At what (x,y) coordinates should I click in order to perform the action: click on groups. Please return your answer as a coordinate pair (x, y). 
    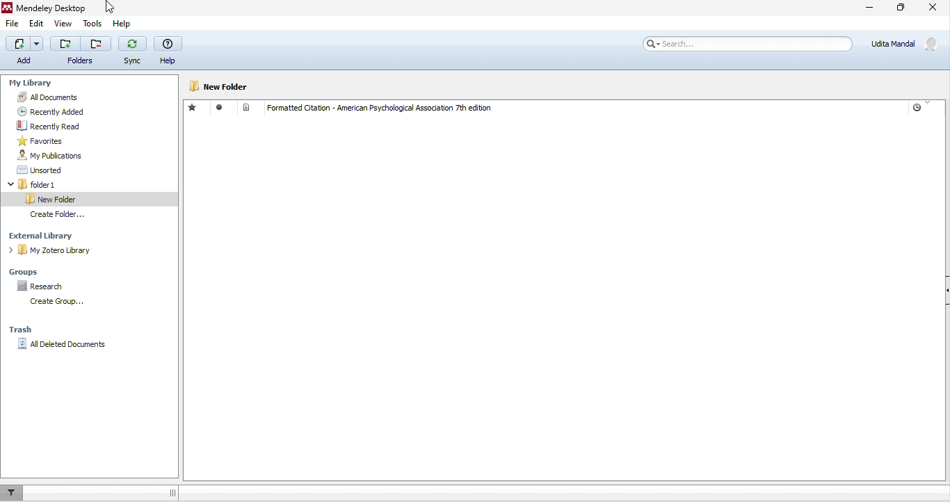
    Looking at the image, I should click on (41, 272).